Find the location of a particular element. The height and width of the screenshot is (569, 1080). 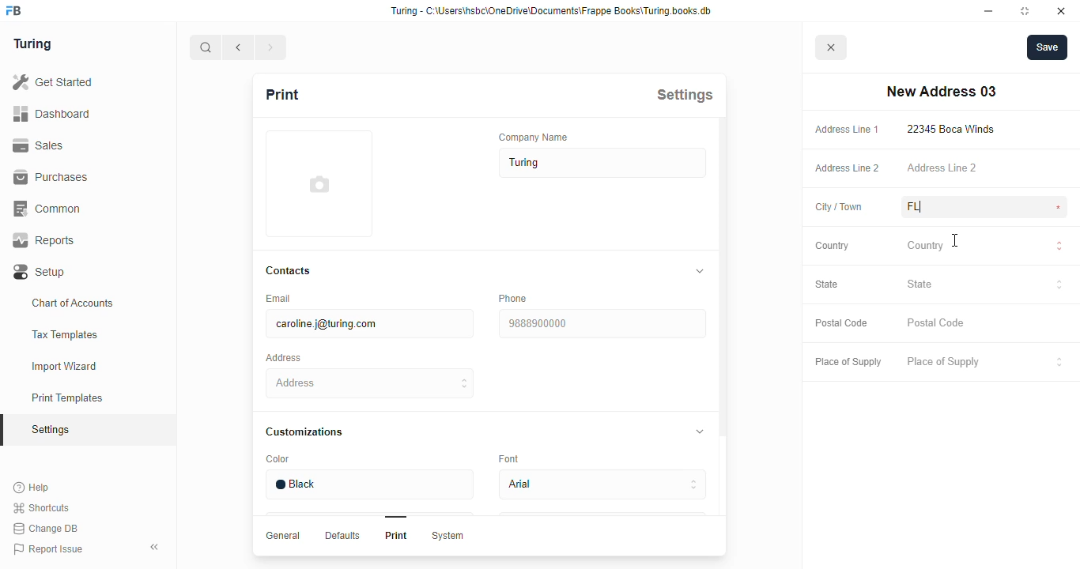

toggle sidebar is located at coordinates (157, 546).